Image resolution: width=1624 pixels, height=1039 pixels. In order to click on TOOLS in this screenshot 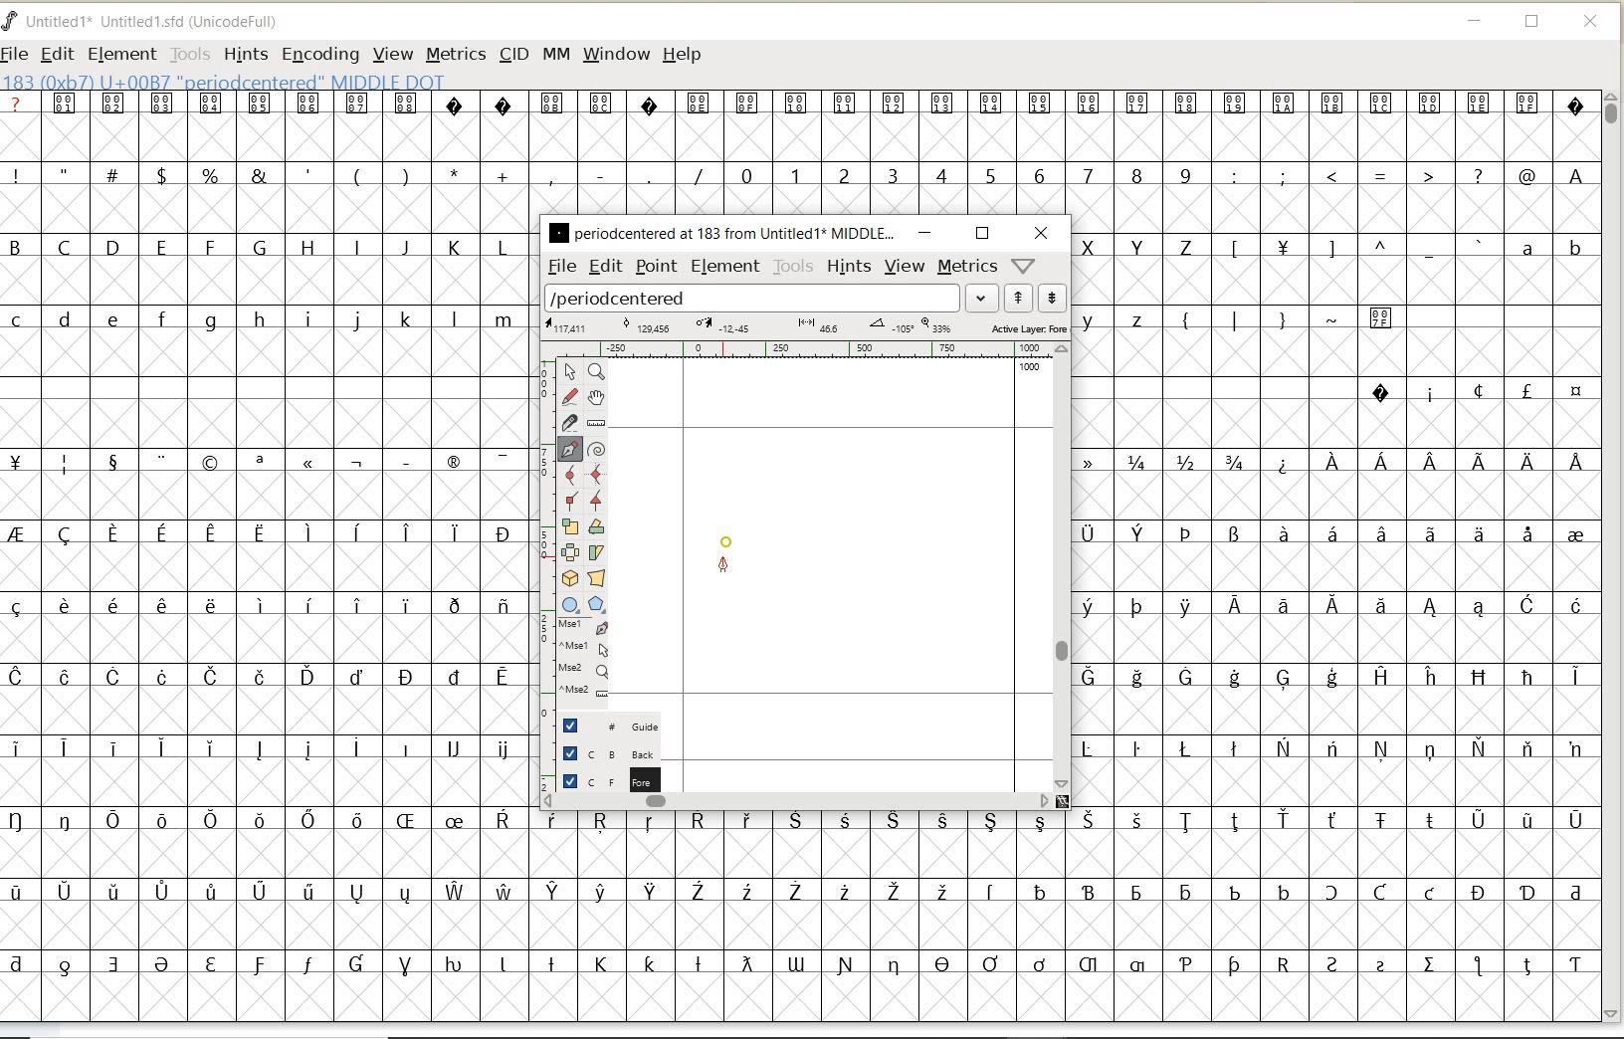, I will do `click(190, 54)`.